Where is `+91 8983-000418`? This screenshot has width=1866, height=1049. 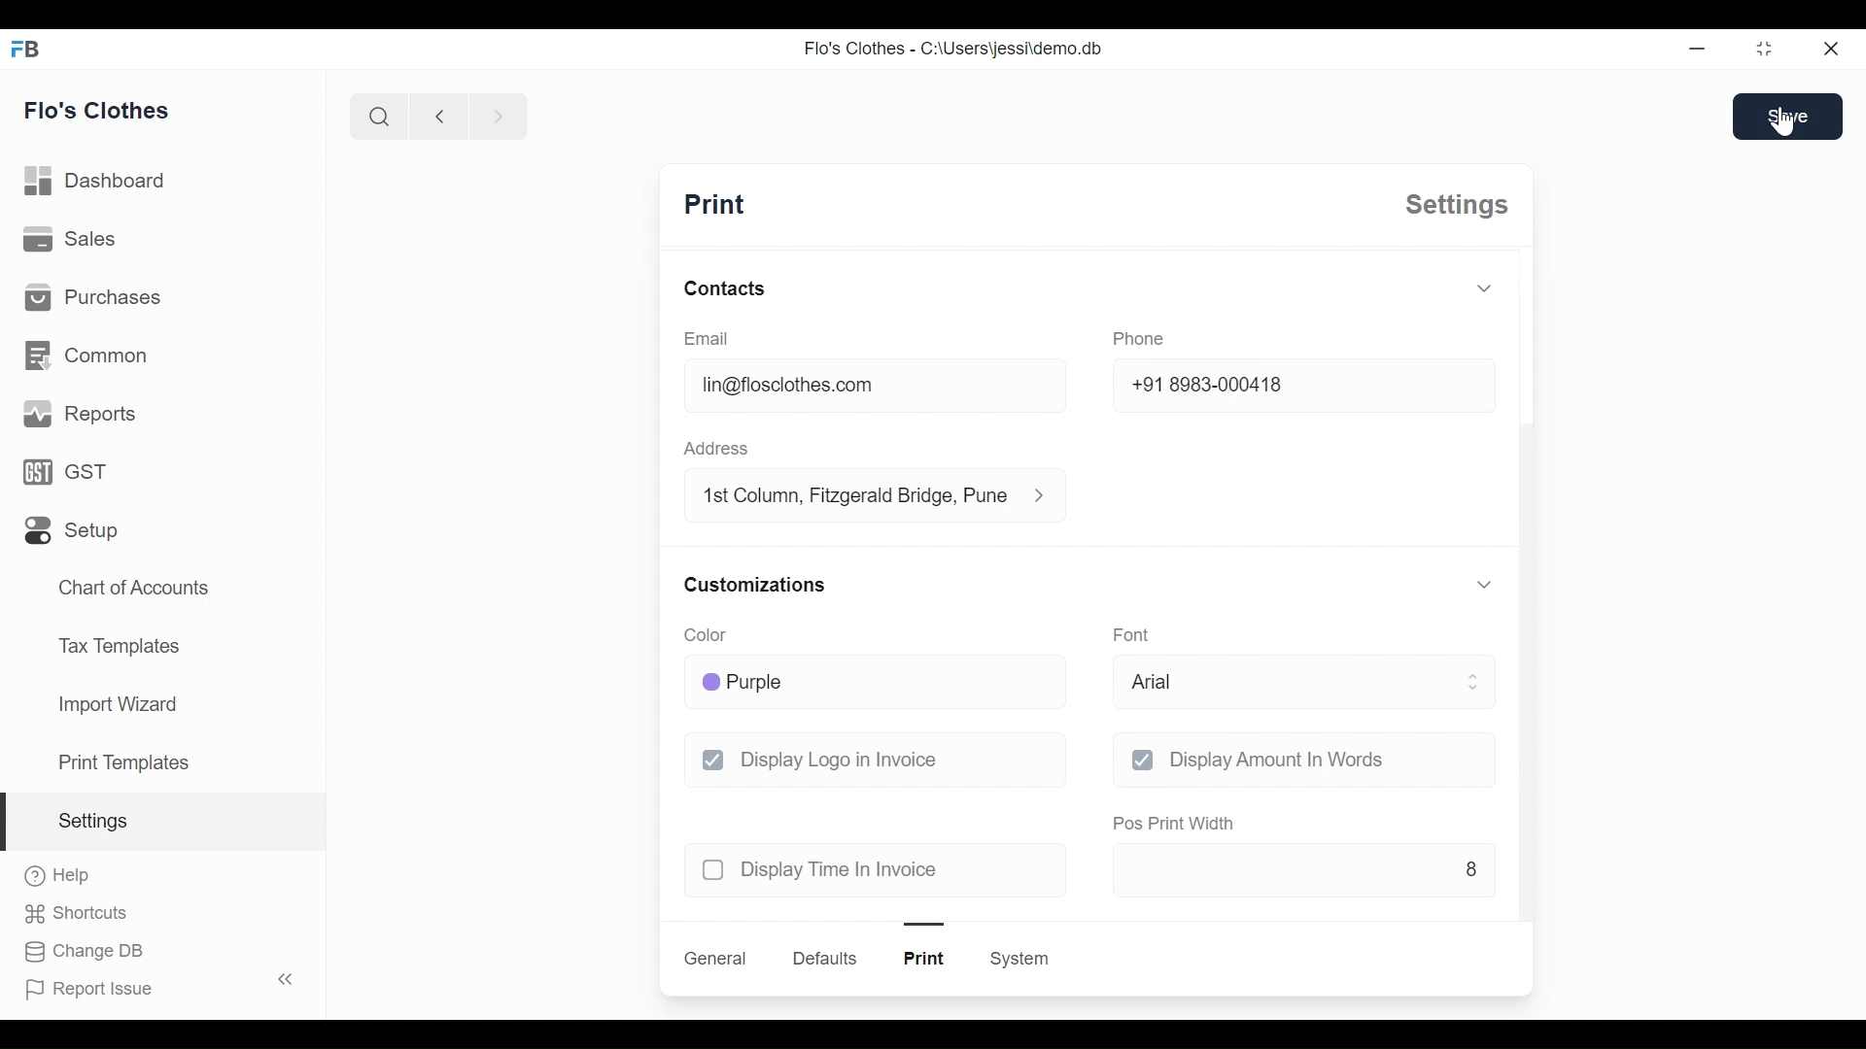
+91 8983-000418 is located at coordinates (1305, 385).